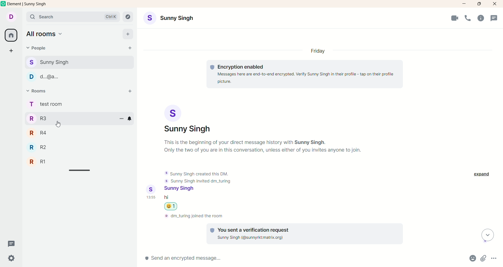 Image resolution: width=503 pixels, height=267 pixels. I want to click on account, so click(12, 17).